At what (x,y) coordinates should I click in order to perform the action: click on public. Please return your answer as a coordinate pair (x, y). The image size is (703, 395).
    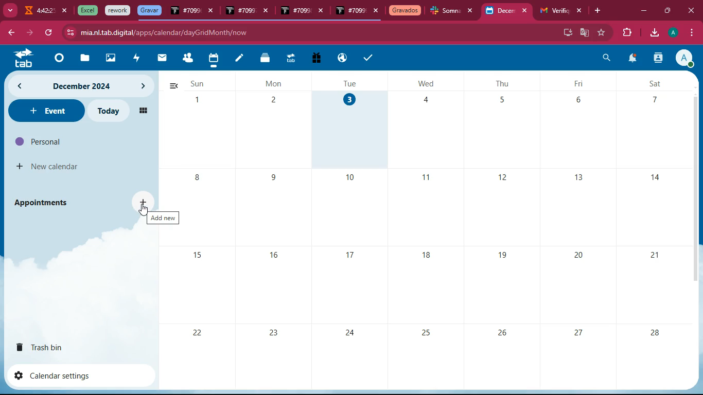
    Looking at the image, I should click on (343, 58).